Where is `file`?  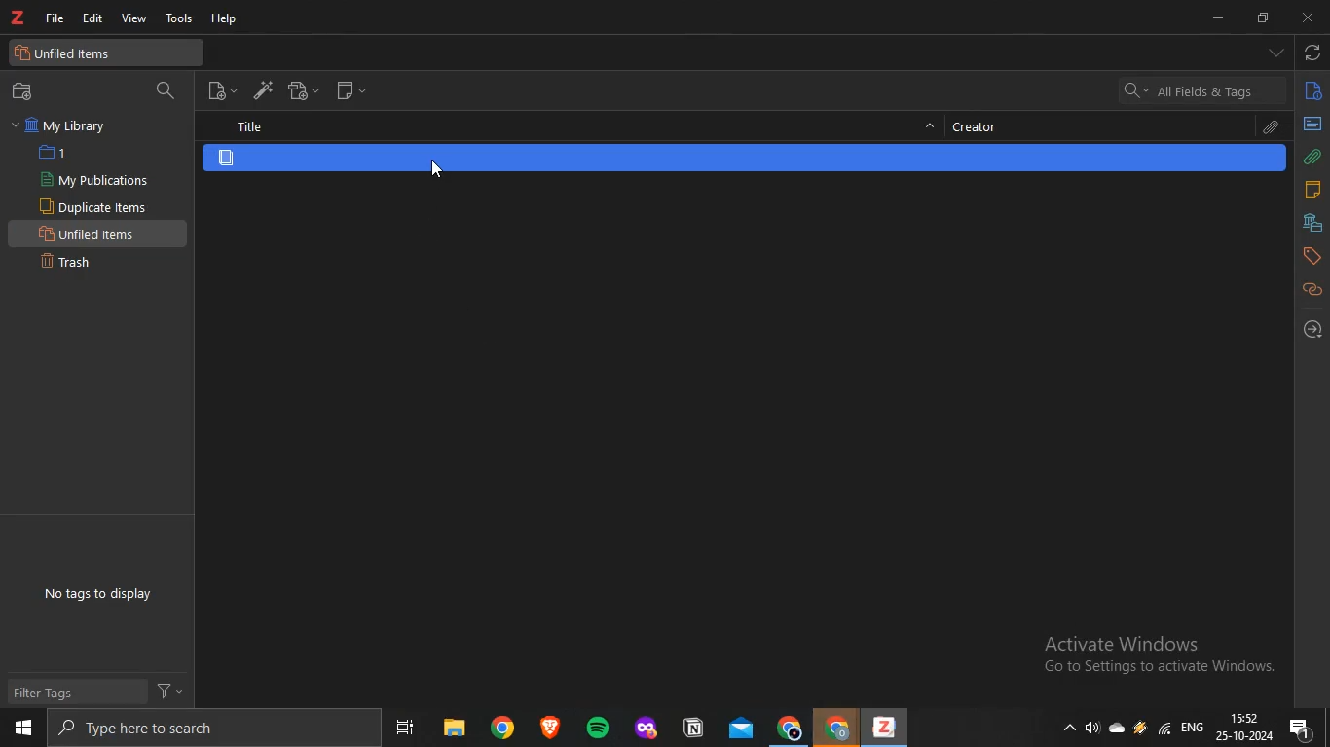
file is located at coordinates (57, 18).